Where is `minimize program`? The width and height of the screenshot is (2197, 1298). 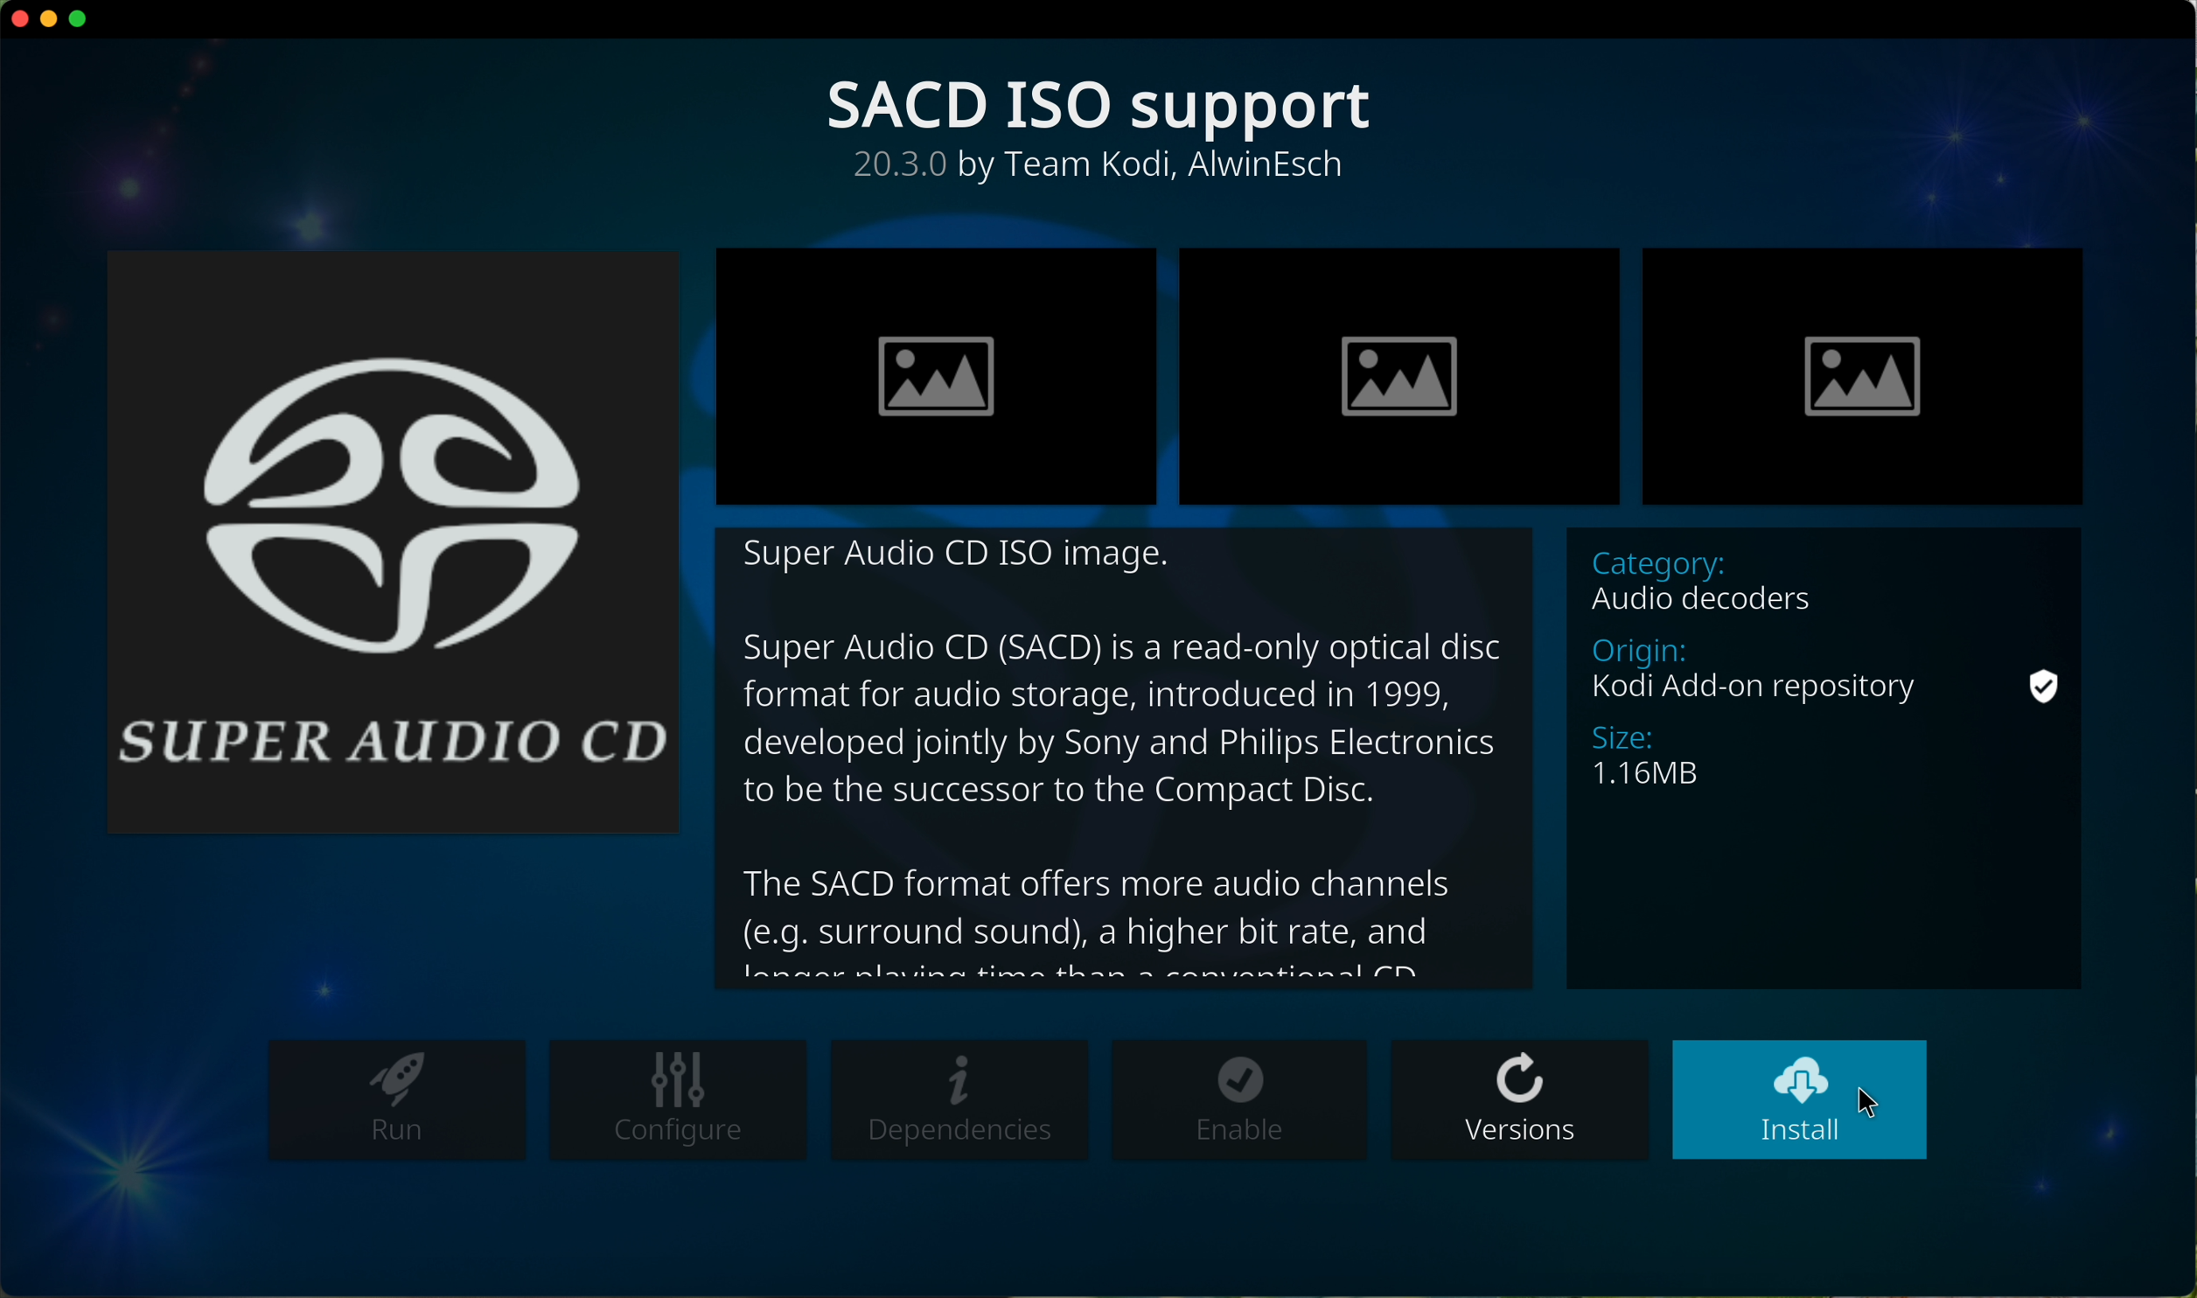
minimize program is located at coordinates (51, 20).